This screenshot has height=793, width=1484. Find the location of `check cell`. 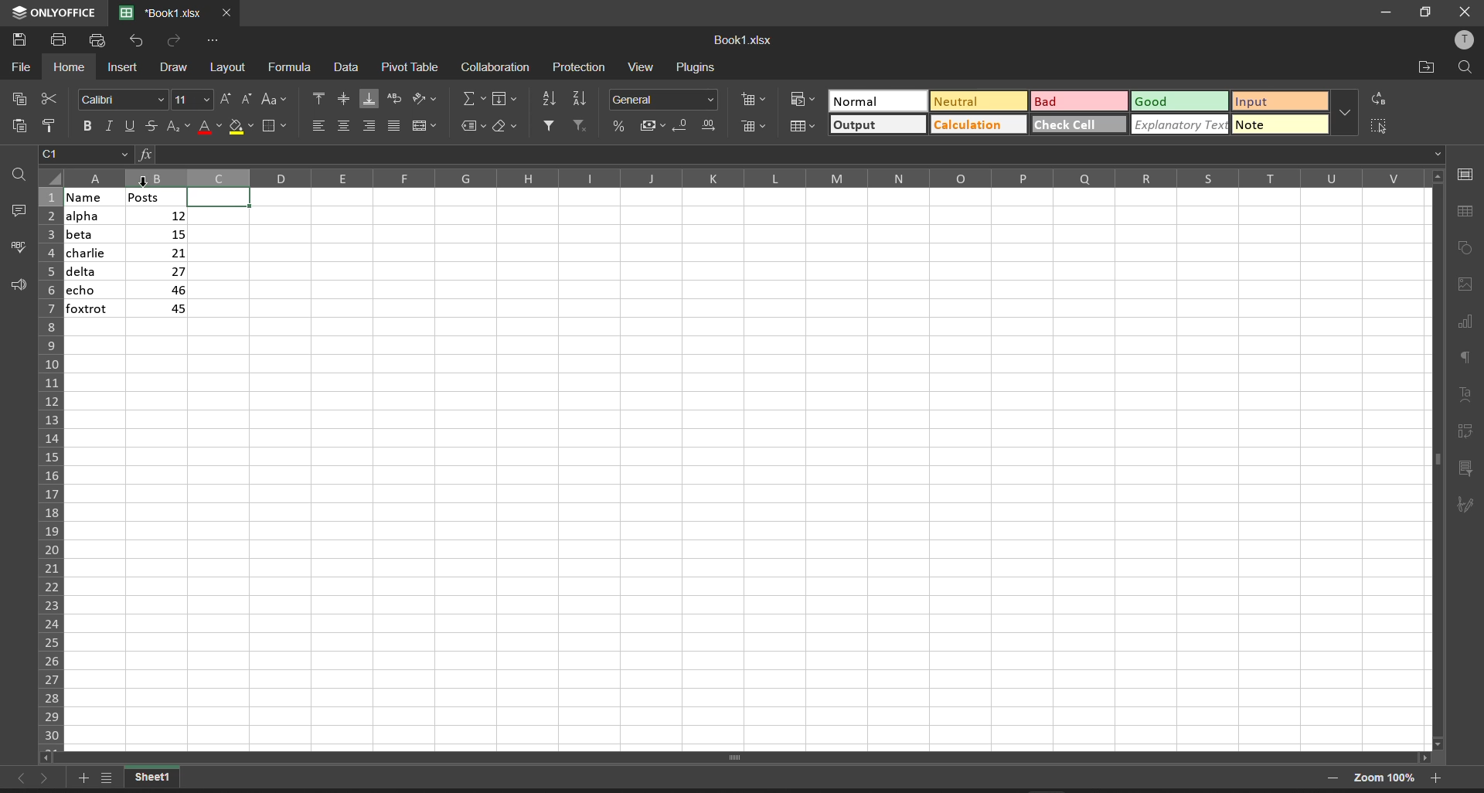

check cell is located at coordinates (1070, 127).